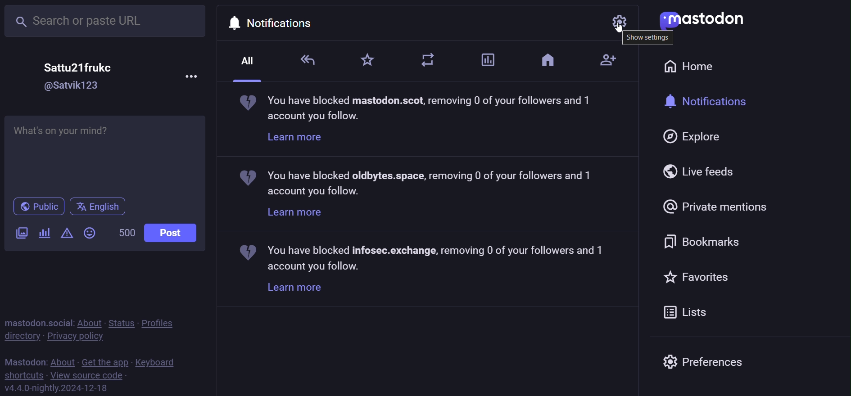  I want to click on profiles, so click(165, 321).